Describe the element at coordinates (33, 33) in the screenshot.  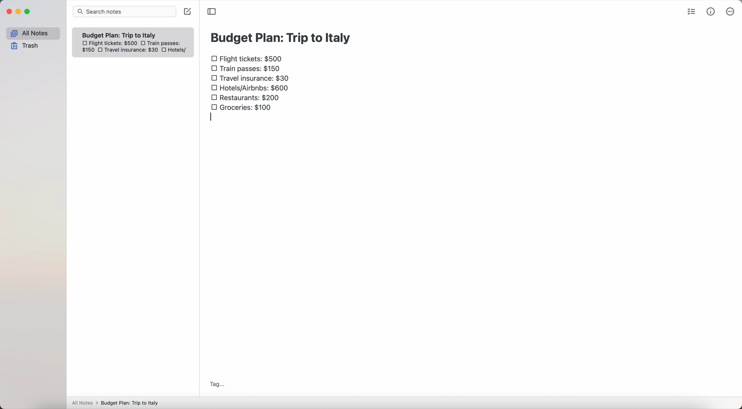
I see `all notes` at that location.